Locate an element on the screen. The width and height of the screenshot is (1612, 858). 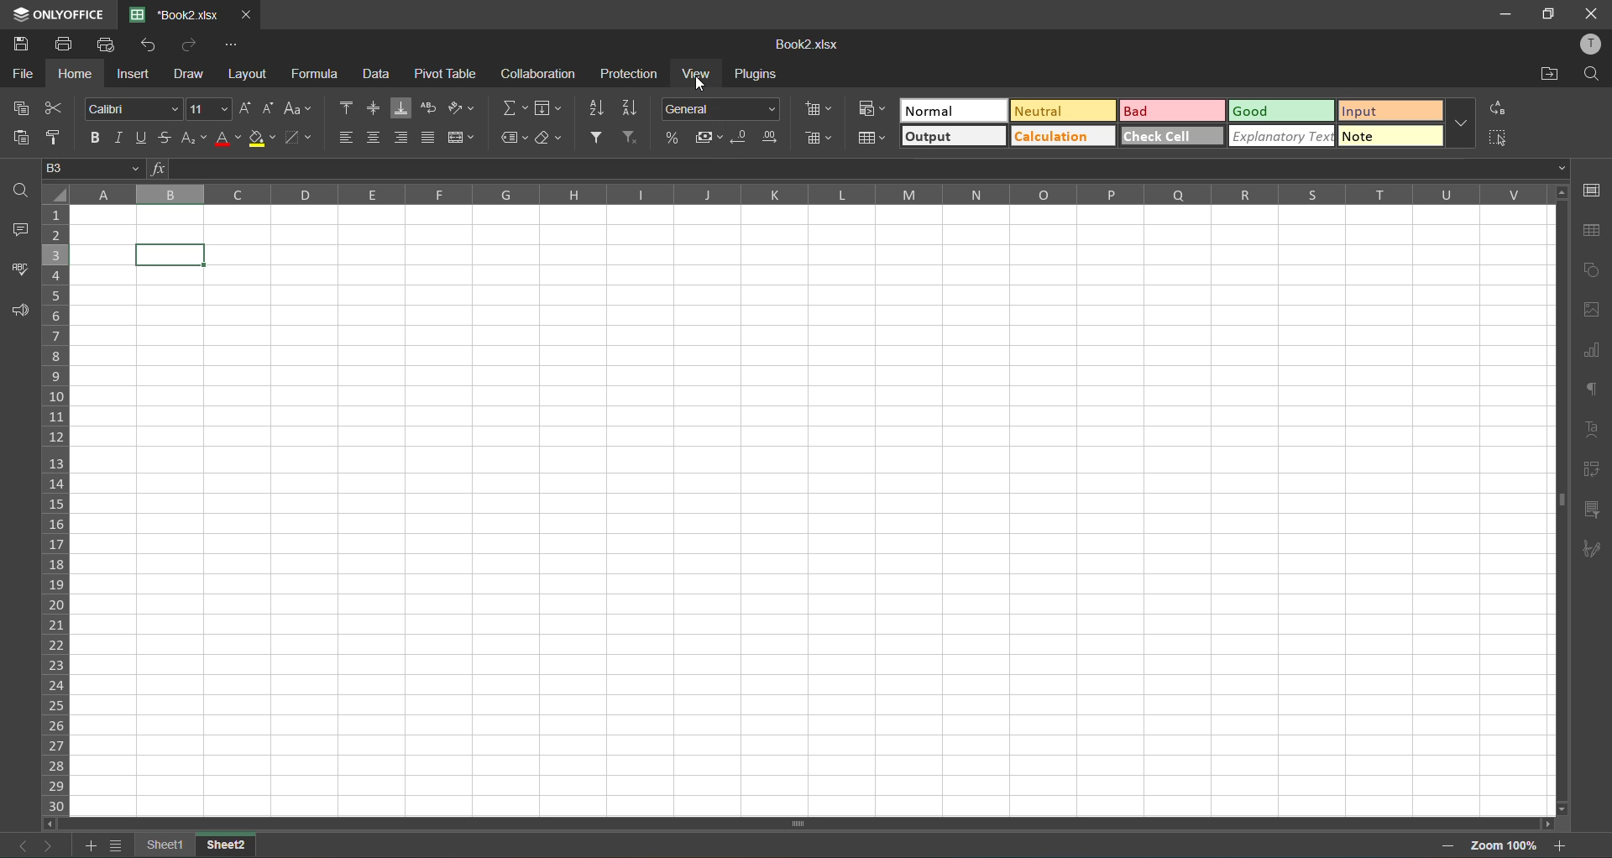
input is located at coordinates (1392, 110).